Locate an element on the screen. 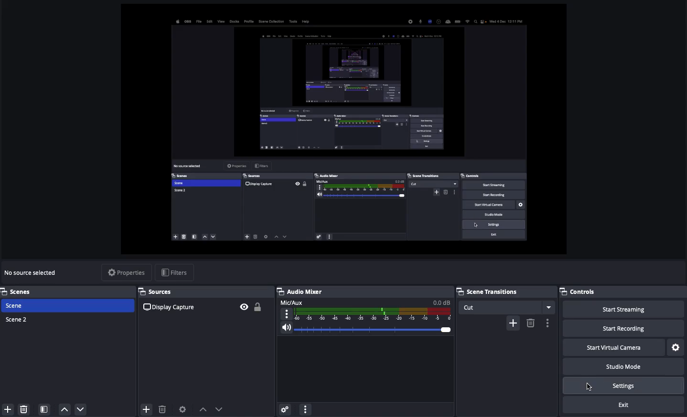 This screenshot has width=687, height=417. Move up is located at coordinates (64, 410).